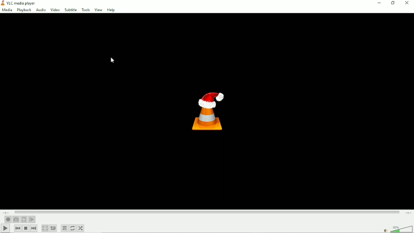 The image size is (414, 233). What do you see at coordinates (32, 219) in the screenshot?
I see `Frame by frame` at bounding box center [32, 219].